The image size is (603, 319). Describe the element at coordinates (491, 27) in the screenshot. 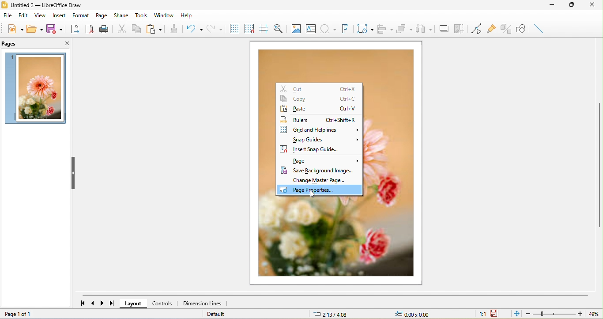

I see `glue point function` at that location.